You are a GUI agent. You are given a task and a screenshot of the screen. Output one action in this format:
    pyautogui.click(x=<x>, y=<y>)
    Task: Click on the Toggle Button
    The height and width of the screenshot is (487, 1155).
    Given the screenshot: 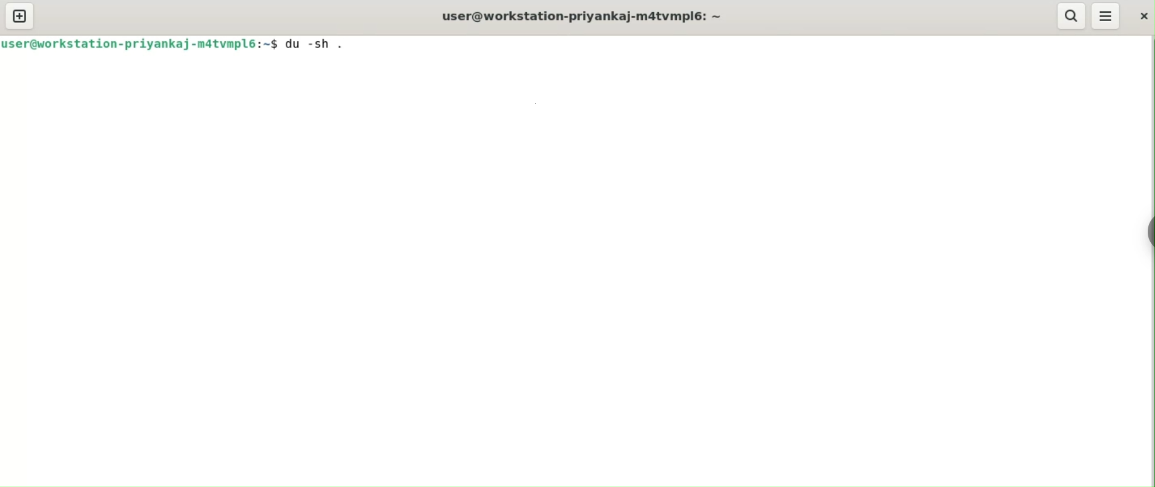 What is the action you would take?
    pyautogui.click(x=1143, y=224)
    